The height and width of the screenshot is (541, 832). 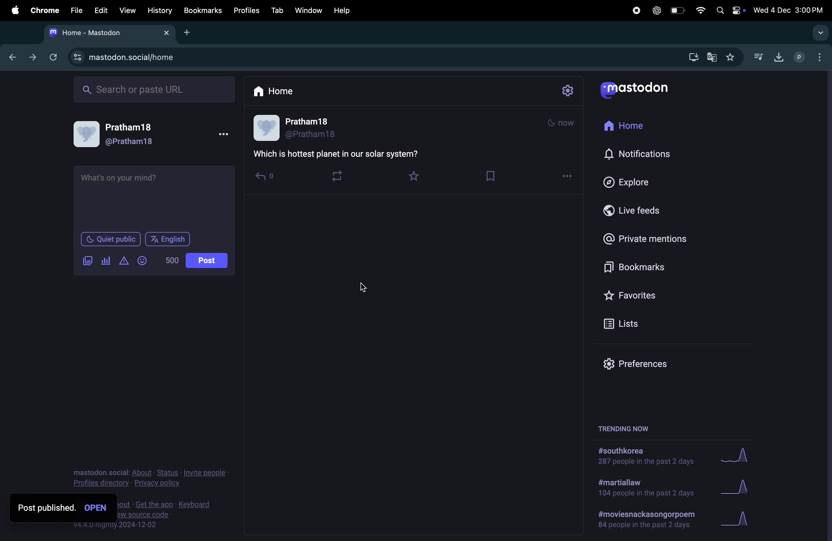 What do you see at coordinates (656, 10) in the screenshot?
I see `` at bounding box center [656, 10].